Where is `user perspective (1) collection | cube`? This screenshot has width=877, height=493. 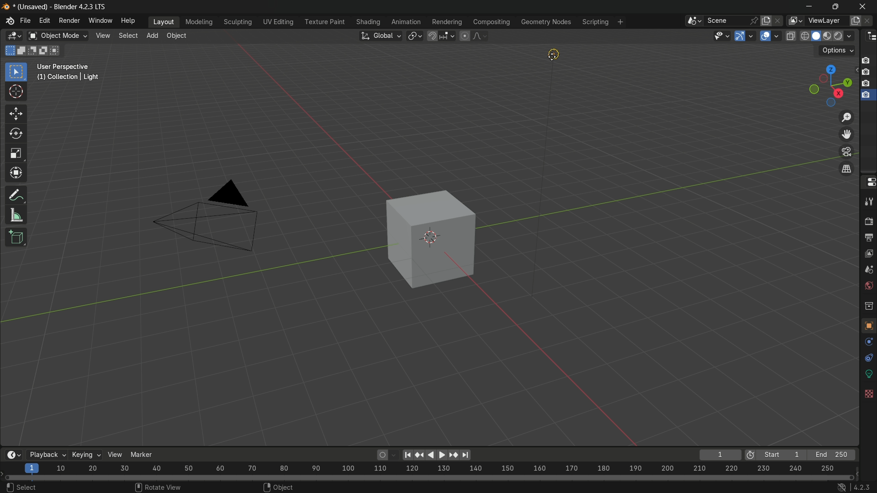 user perspective (1) collection | cube is located at coordinates (73, 72).